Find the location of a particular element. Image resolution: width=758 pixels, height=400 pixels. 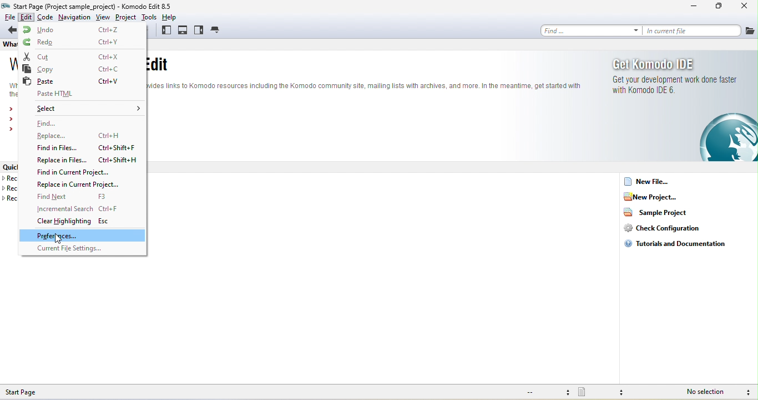

close is located at coordinates (742, 6).